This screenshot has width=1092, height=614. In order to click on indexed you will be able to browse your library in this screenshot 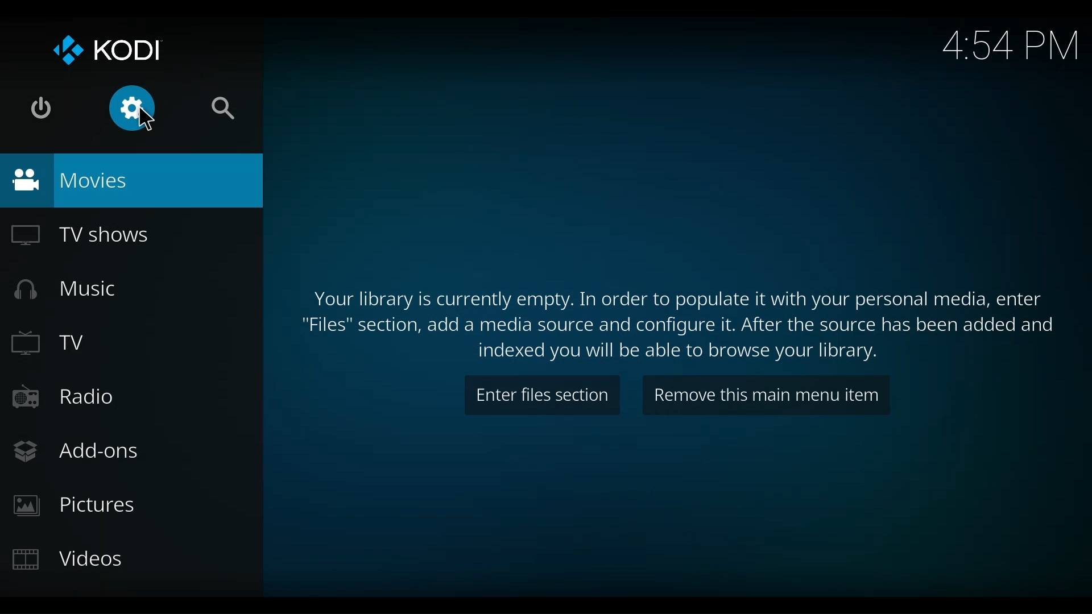, I will do `click(677, 354)`.